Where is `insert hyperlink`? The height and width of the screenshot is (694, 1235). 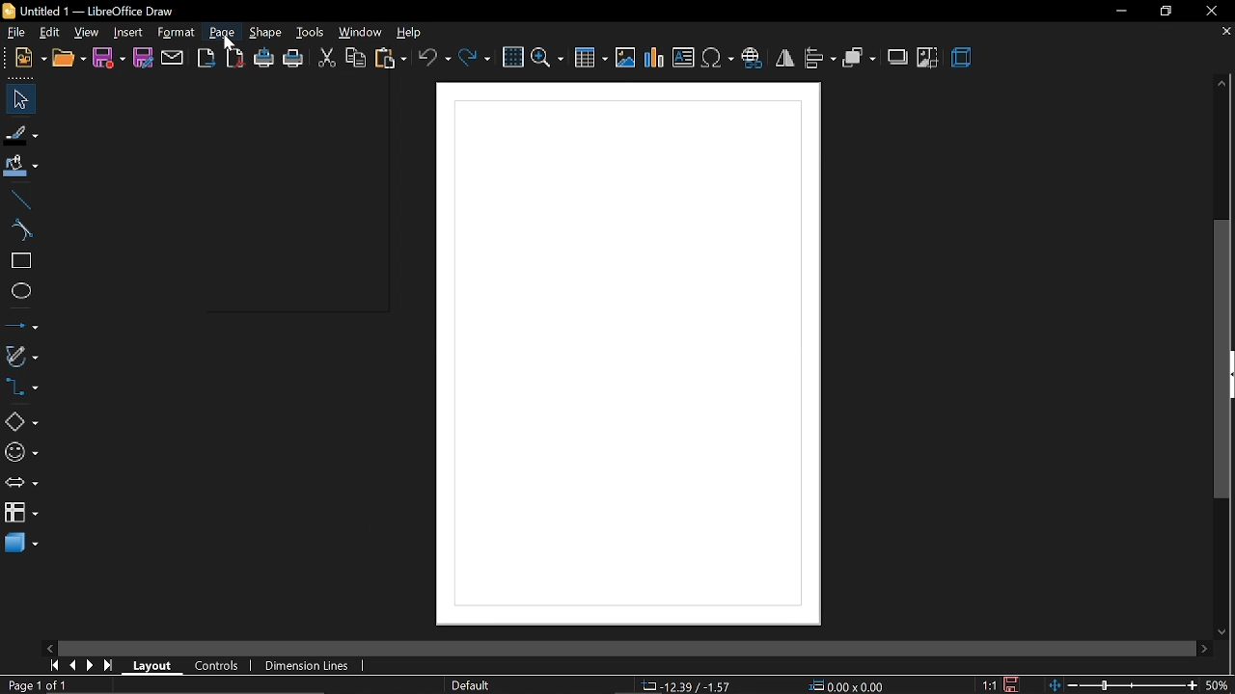 insert hyperlink is located at coordinates (755, 57).